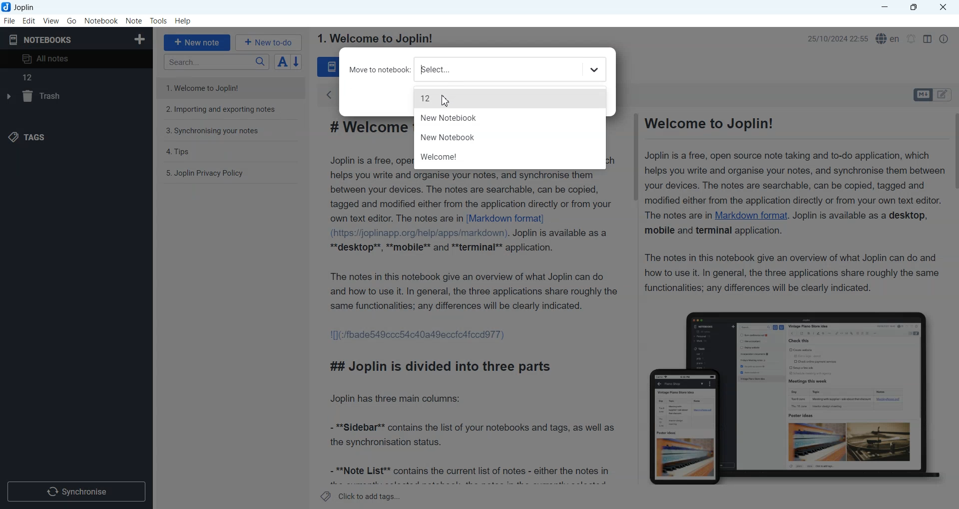 The height and width of the screenshot is (509, 959). What do you see at coordinates (282, 61) in the screenshot?
I see `Toggle sort order field` at bounding box center [282, 61].